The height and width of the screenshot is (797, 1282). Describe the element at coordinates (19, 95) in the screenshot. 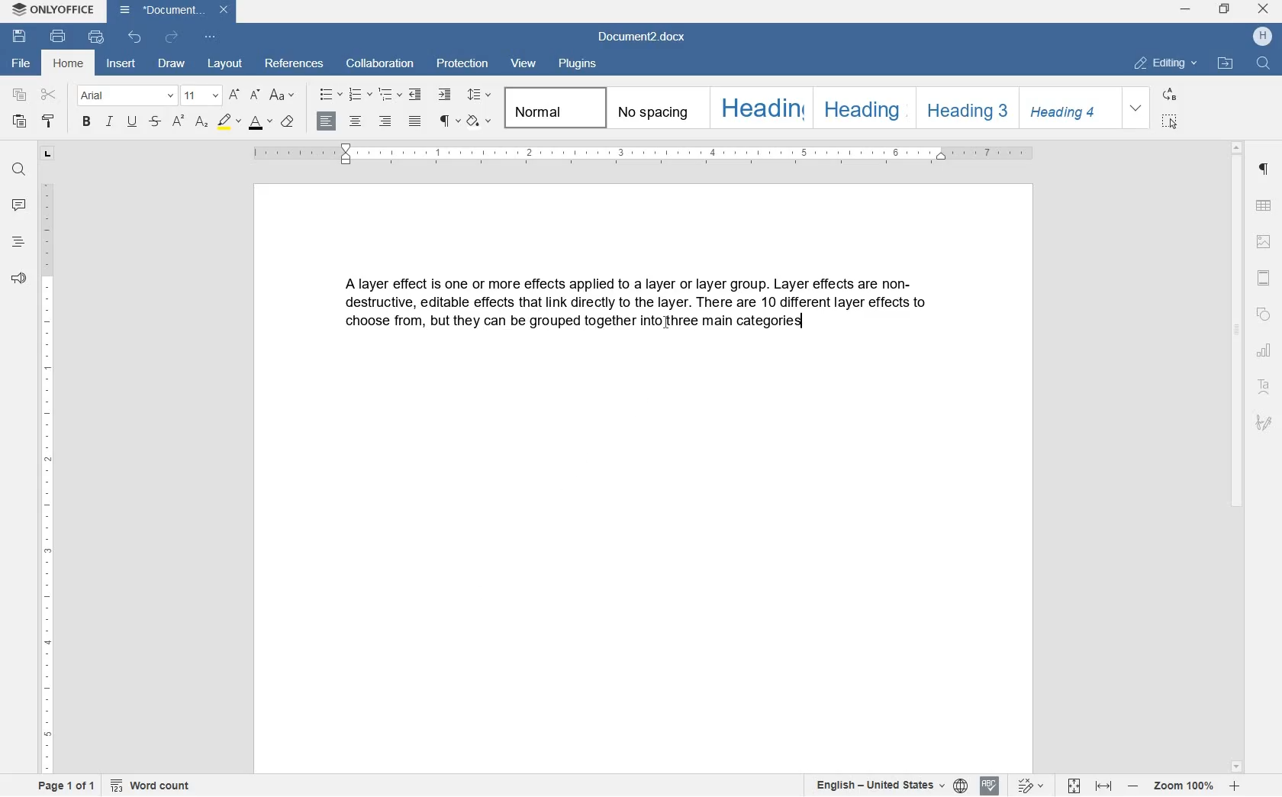

I see `copy` at that location.